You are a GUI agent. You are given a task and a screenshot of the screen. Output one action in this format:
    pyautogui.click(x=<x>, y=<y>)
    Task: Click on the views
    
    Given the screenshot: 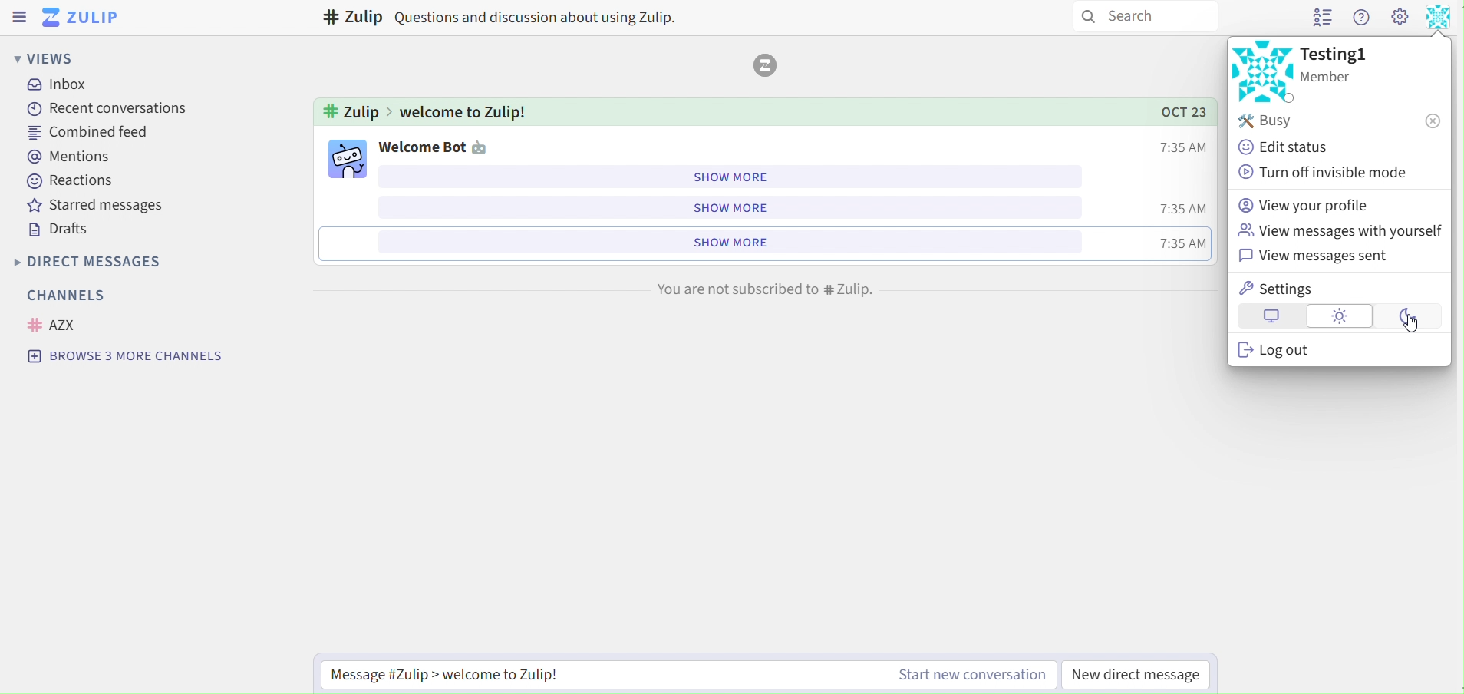 What is the action you would take?
    pyautogui.click(x=43, y=58)
    